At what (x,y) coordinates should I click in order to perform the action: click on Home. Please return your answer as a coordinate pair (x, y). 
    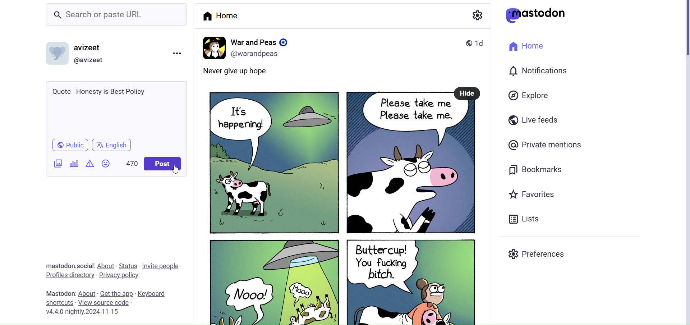
    Looking at the image, I should click on (526, 46).